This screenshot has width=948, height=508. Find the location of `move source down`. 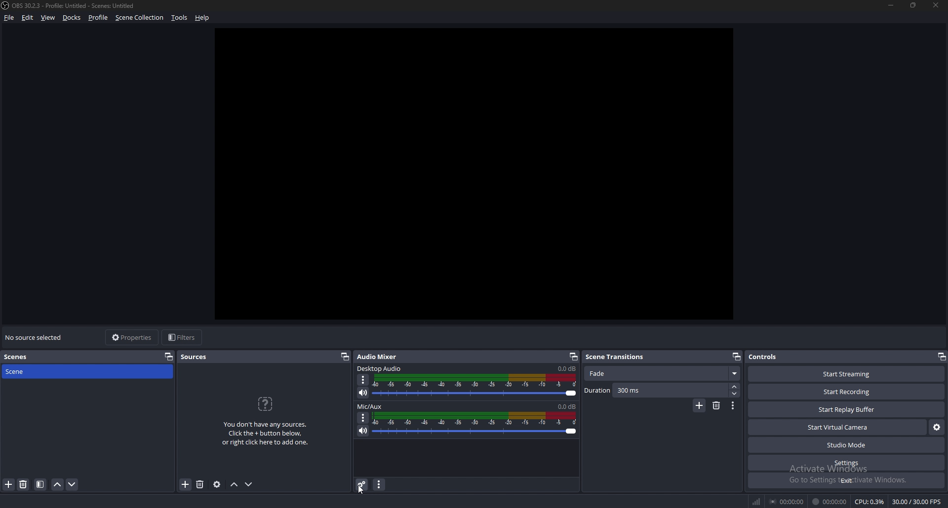

move source down is located at coordinates (249, 484).